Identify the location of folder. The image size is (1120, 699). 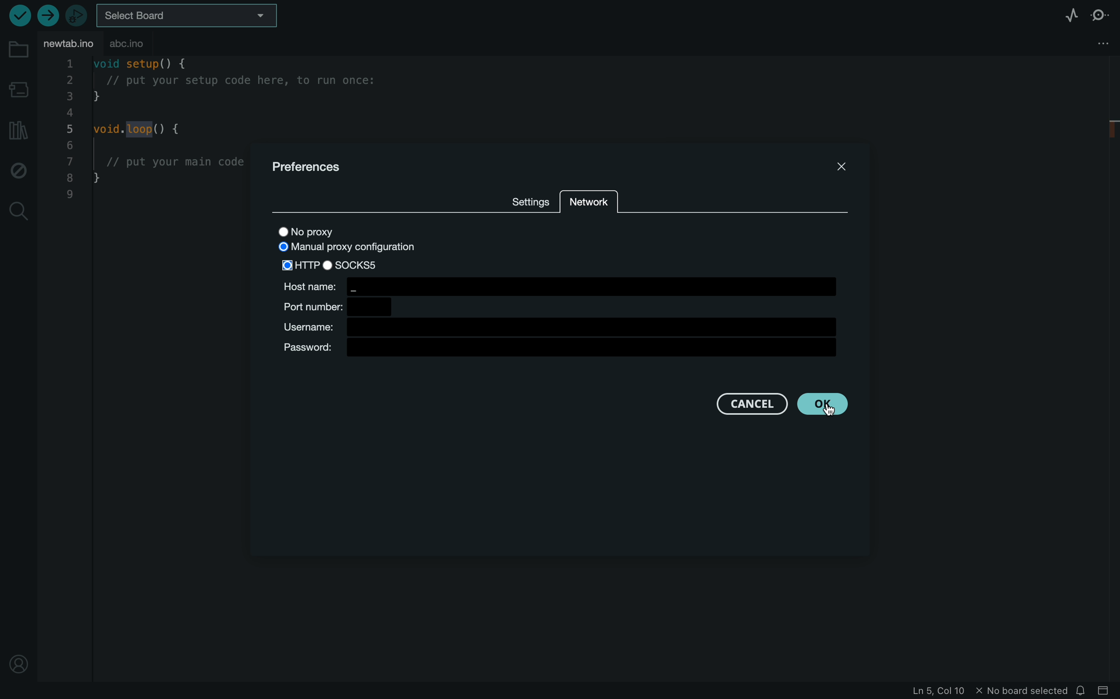
(18, 50).